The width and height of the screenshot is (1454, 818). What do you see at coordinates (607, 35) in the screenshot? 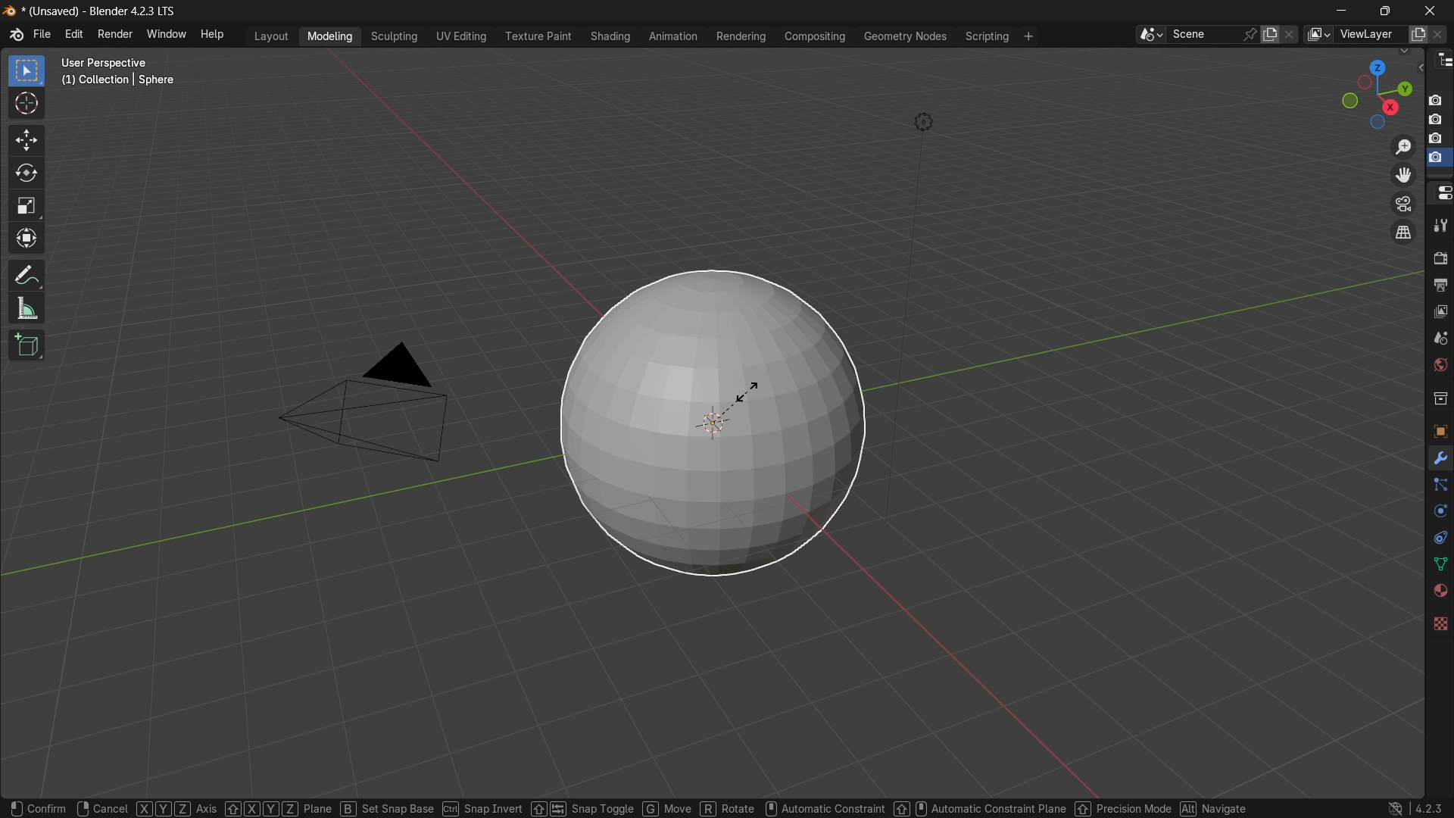
I see `shading menu` at bounding box center [607, 35].